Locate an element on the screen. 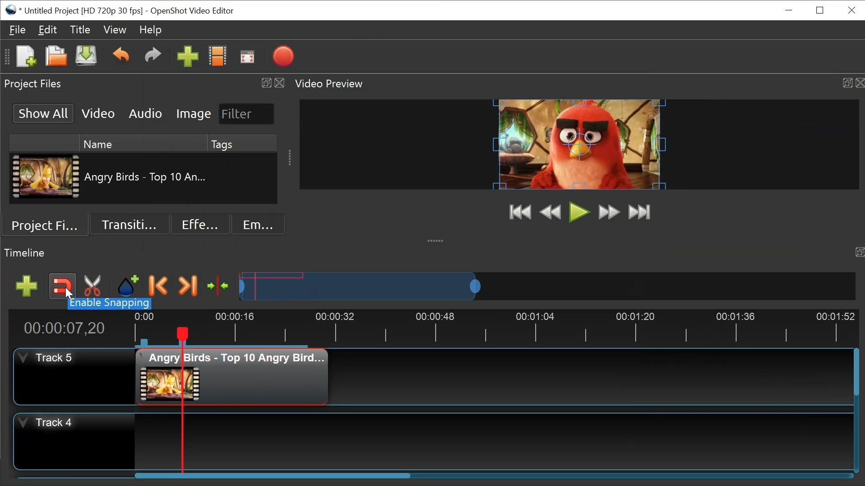 Image resolution: width=865 pixels, height=486 pixels. Undo is located at coordinates (121, 56).